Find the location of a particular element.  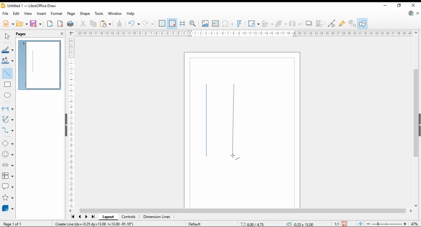

insert line is located at coordinates (9, 74).